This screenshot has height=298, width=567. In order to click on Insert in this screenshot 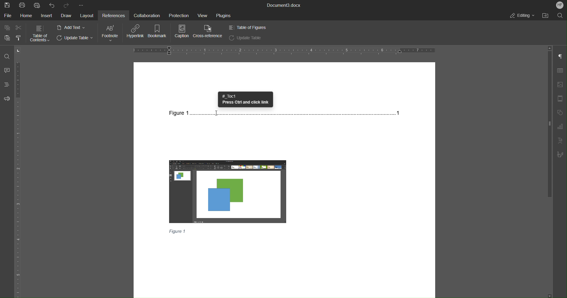, I will do `click(46, 16)`.